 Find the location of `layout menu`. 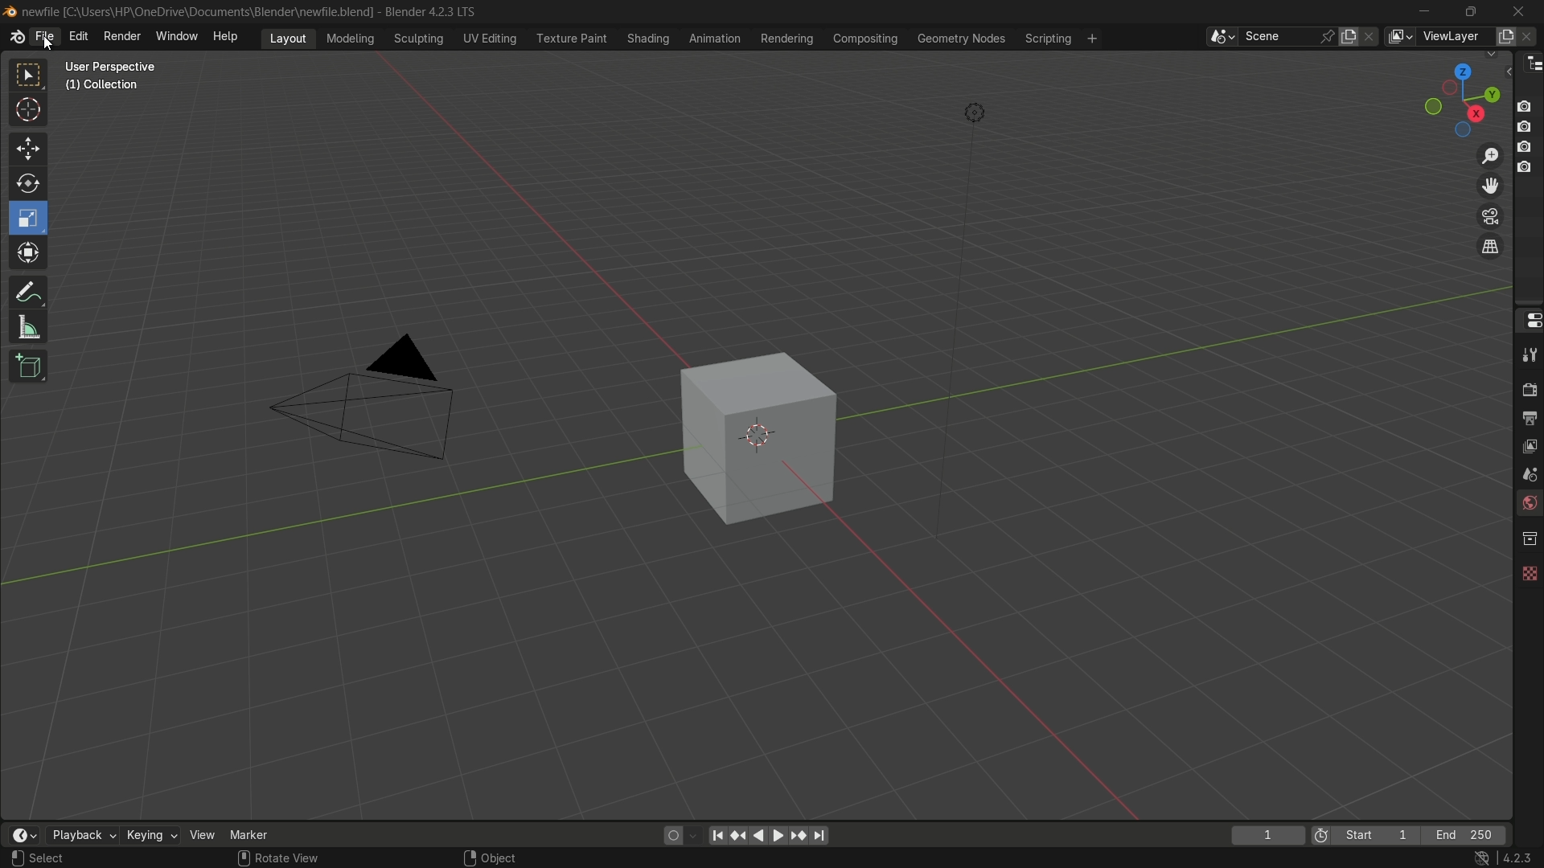

layout menu is located at coordinates (288, 37).